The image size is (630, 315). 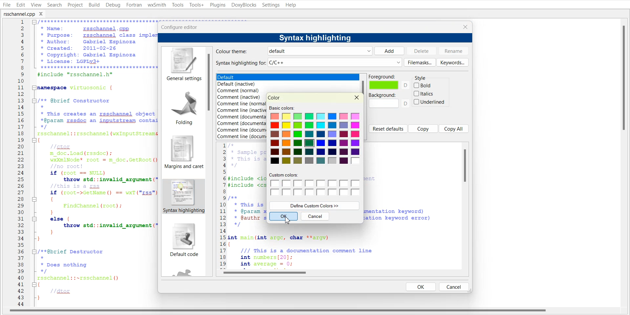 I want to click on Tools, so click(x=178, y=5).